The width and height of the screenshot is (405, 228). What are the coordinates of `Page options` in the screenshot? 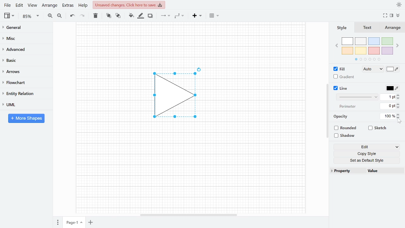 It's located at (82, 223).